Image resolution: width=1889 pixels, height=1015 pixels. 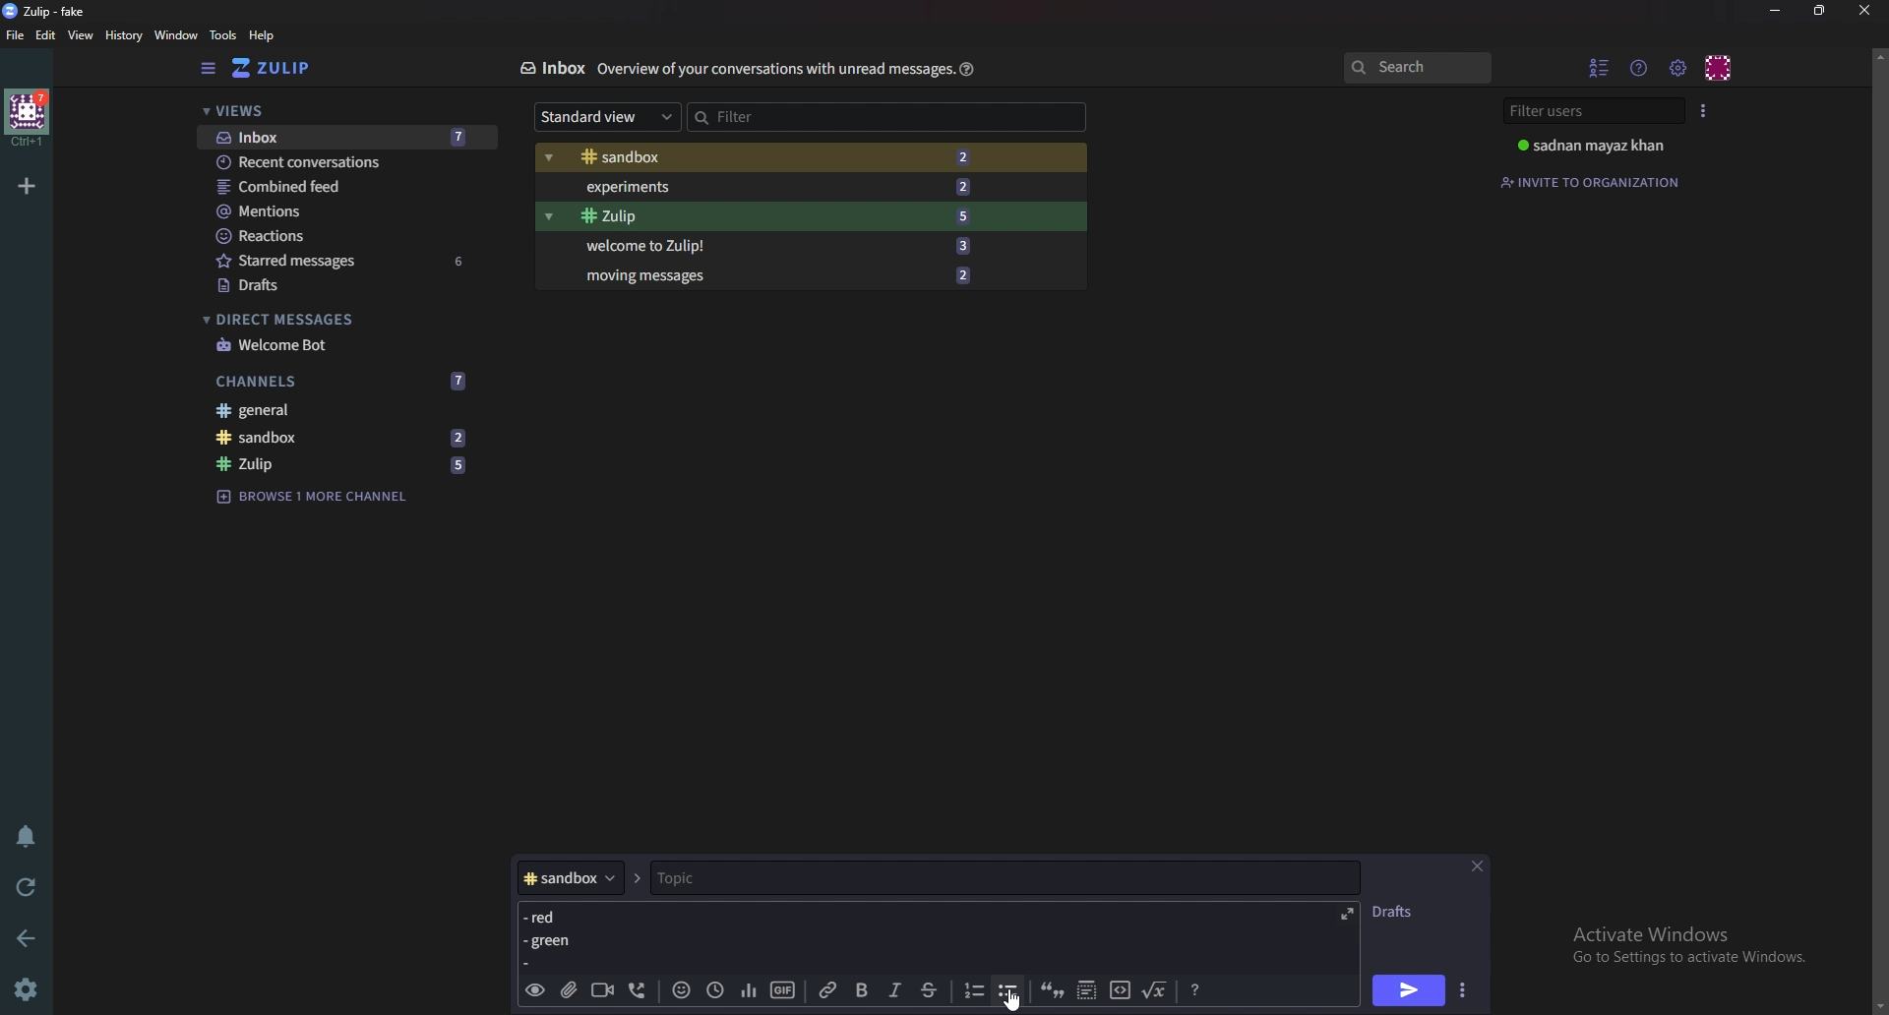 What do you see at coordinates (126, 35) in the screenshot?
I see `History` at bounding box center [126, 35].